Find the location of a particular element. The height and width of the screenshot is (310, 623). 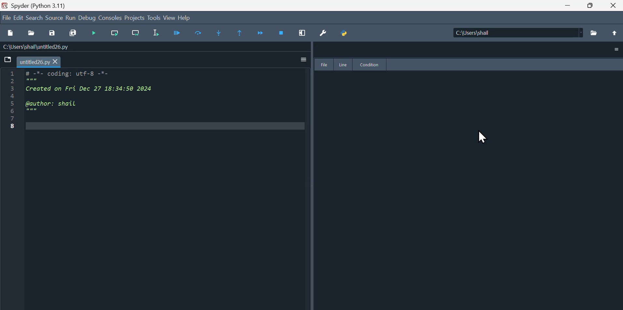

line is located at coordinates (343, 65).